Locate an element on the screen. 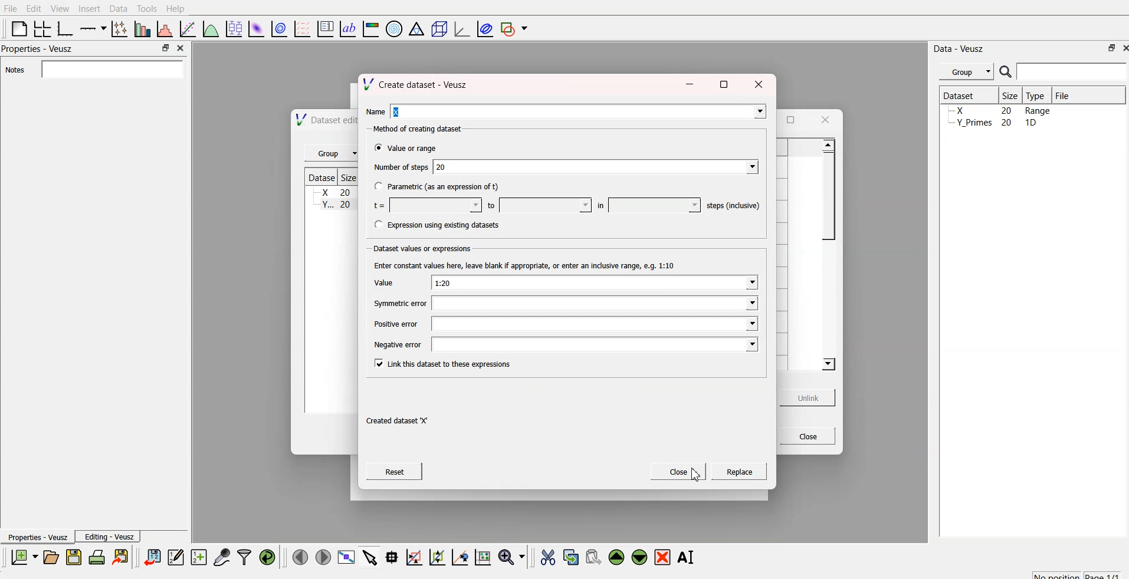 The image size is (1129, 579). plot function is located at coordinates (209, 29).